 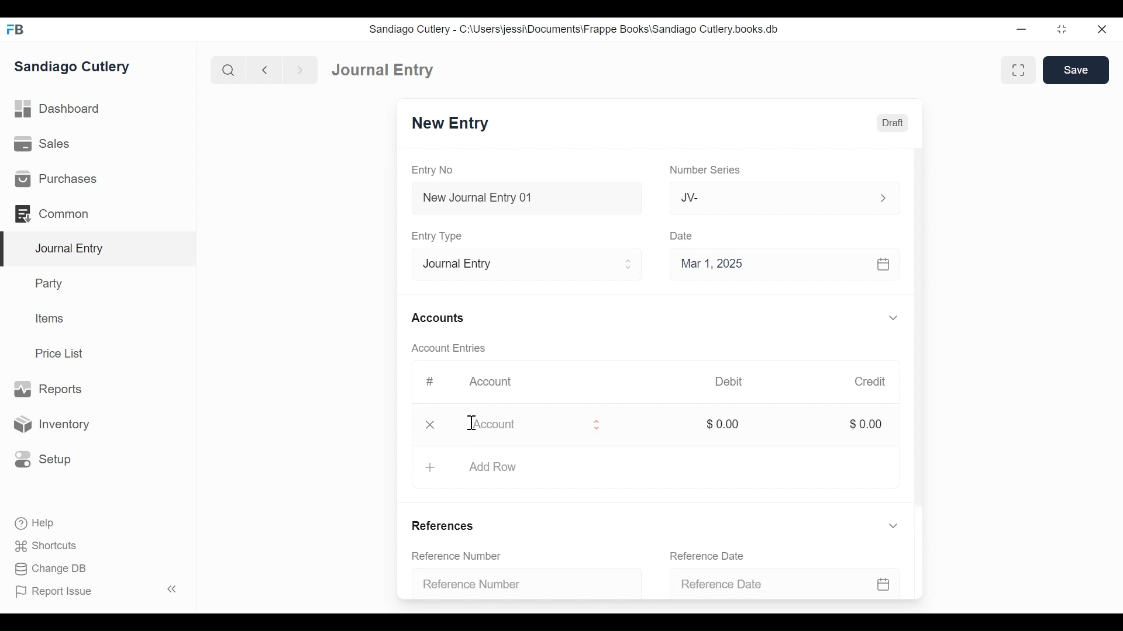 I want to click on Sandiago Cutlery - C:\Users\jessi\Documents\Frappe Books\Sandiago Cutlery.books.db, so click(x=577, y=29).